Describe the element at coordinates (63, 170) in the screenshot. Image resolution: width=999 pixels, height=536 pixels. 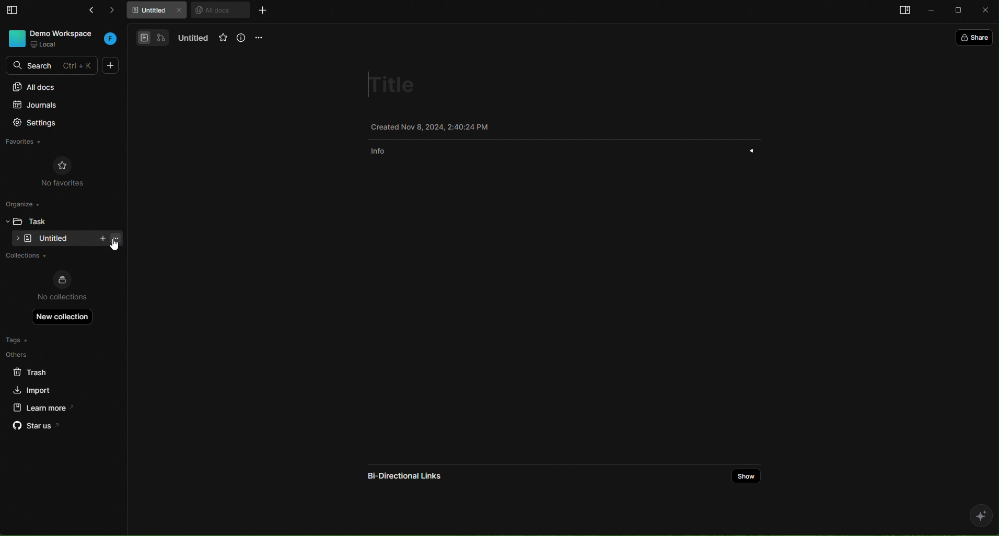
I see `no favorites` at that location.